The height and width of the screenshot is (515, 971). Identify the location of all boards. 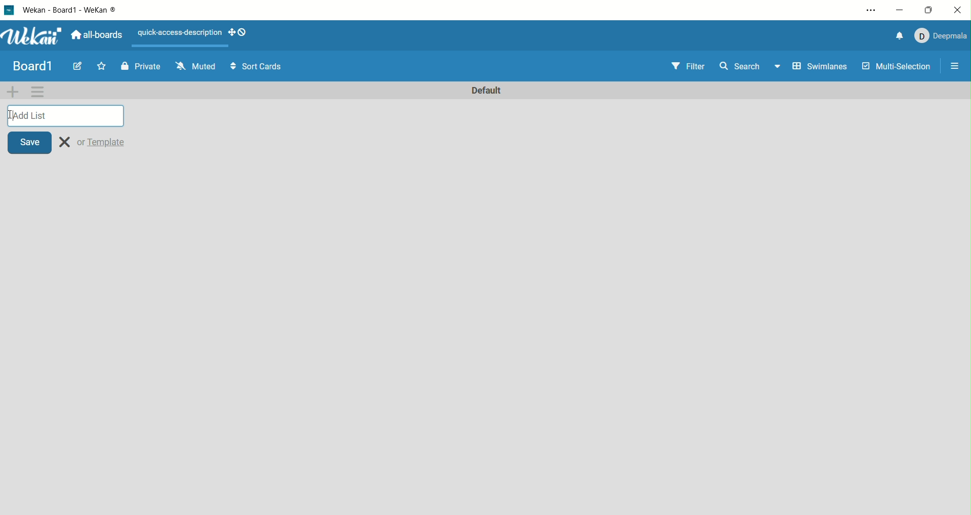
(97, 35).